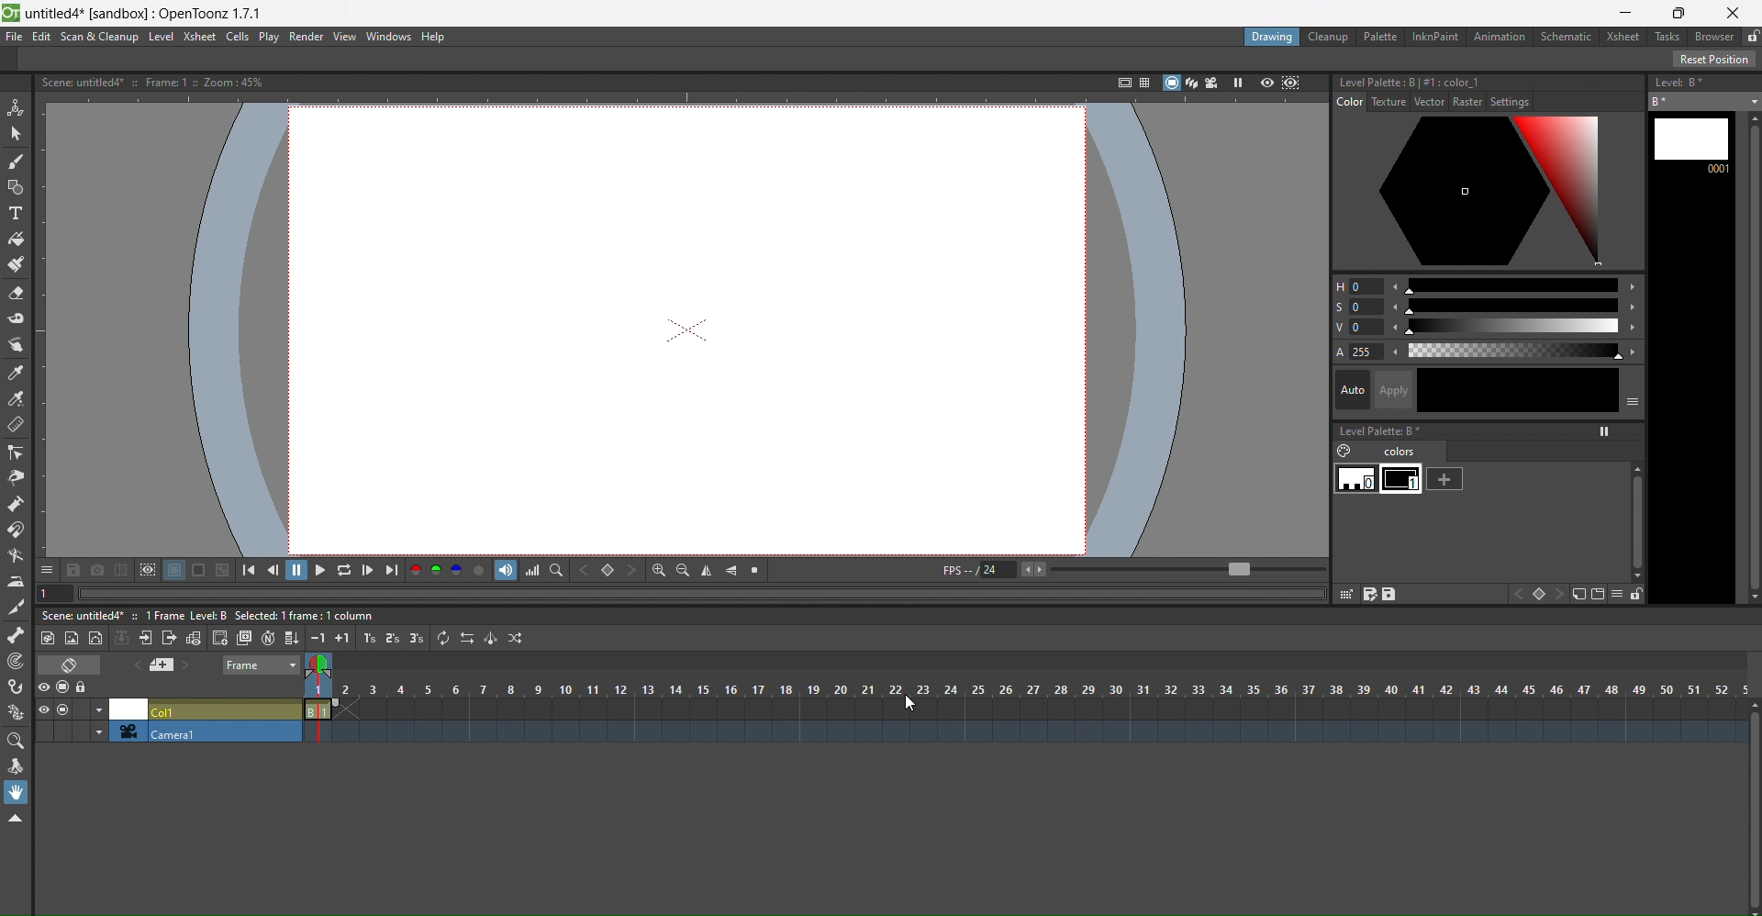  I want to click on type tool, so click(15, 214).